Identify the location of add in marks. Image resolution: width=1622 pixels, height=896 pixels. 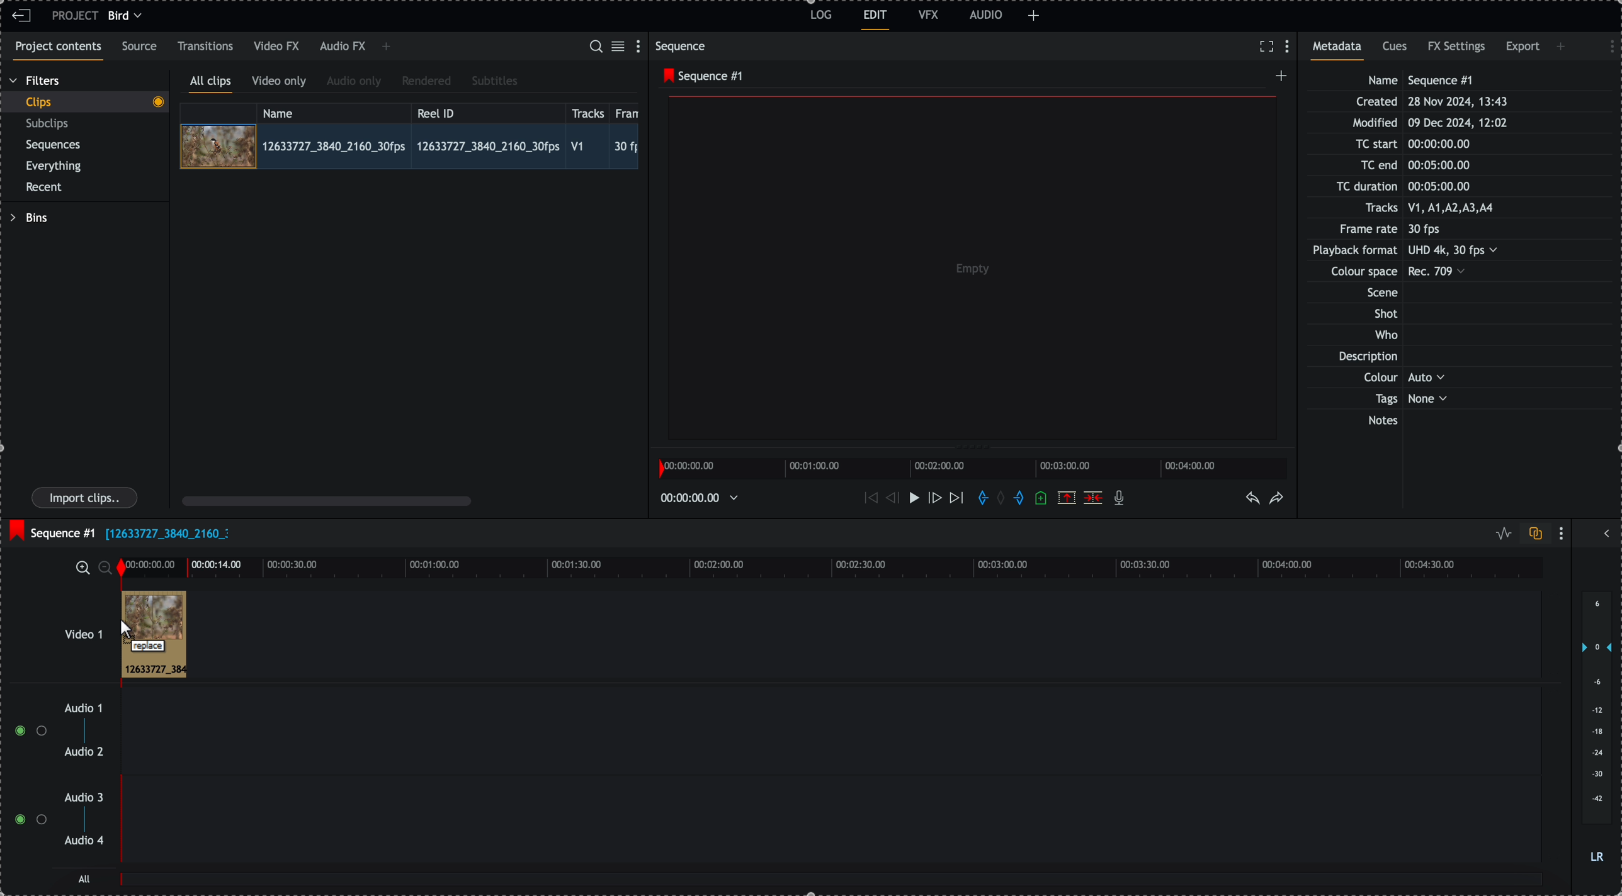
(980, 498).